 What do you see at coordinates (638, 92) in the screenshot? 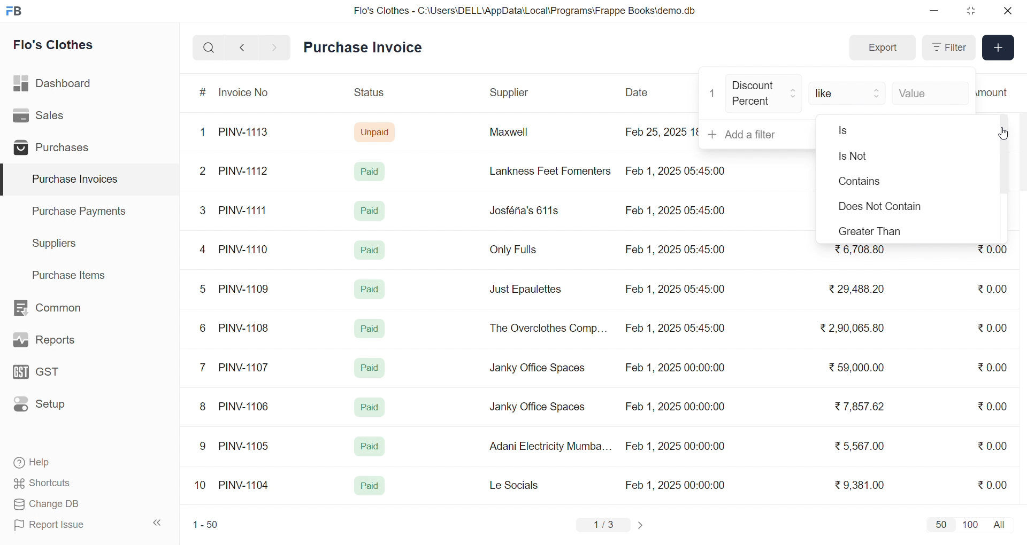
I see `Date` at bounding box center [638, 92].